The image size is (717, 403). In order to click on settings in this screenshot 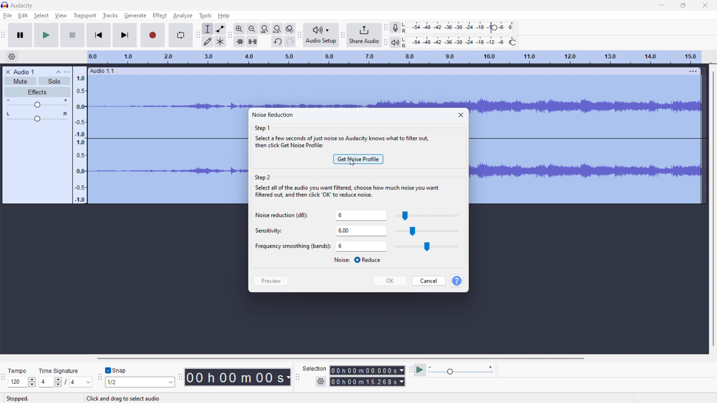, I will do `click(321, 382)`.